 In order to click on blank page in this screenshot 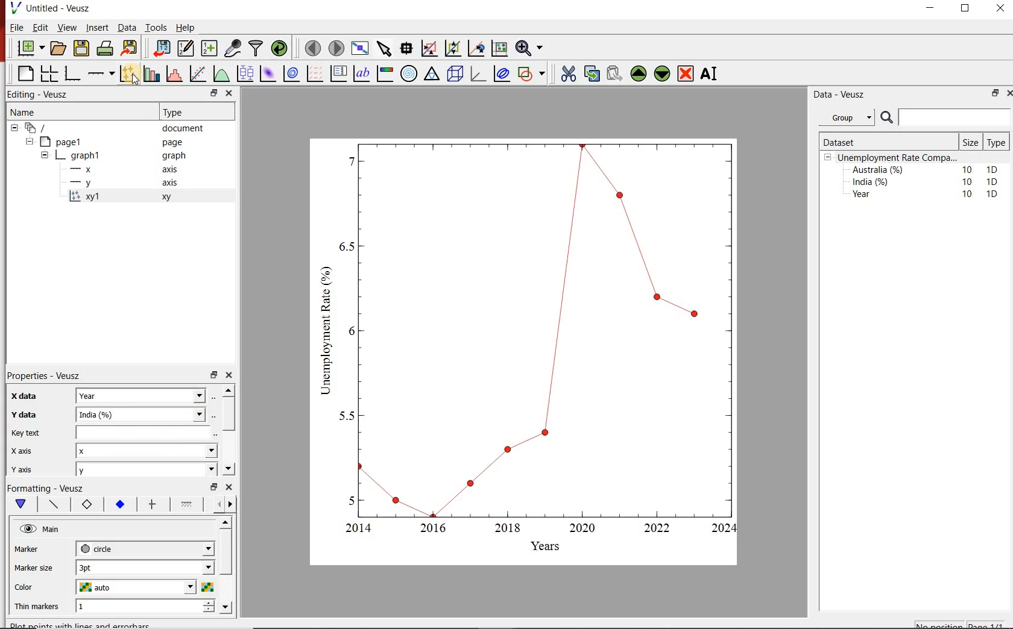, I will do `click(25, 72)`.